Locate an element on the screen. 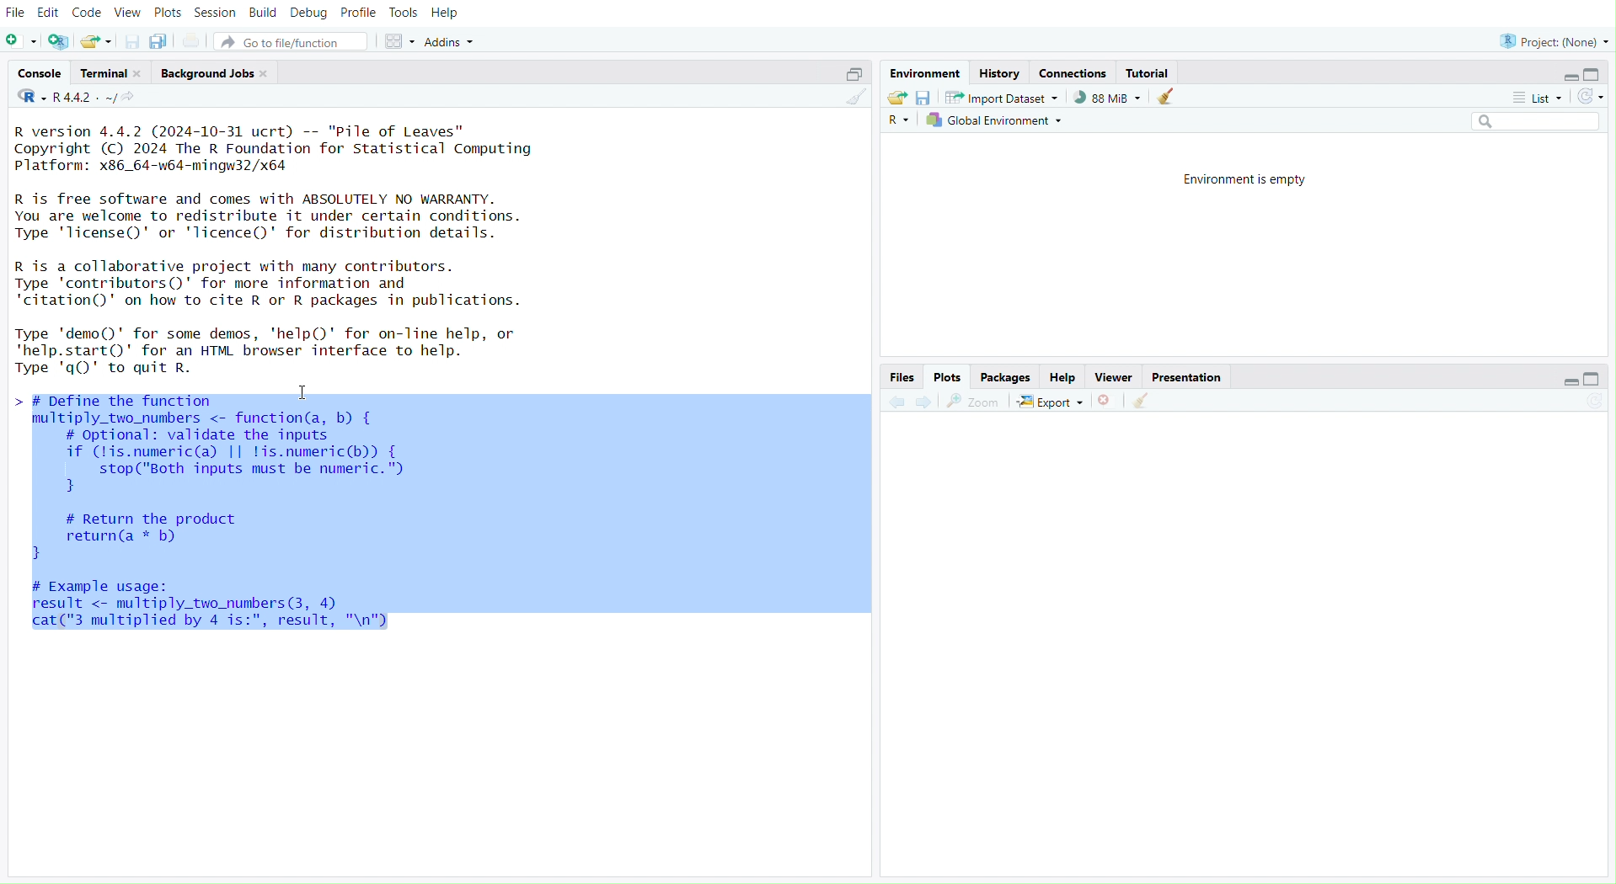  Import Dataset is located at coordinates (1000, 96).